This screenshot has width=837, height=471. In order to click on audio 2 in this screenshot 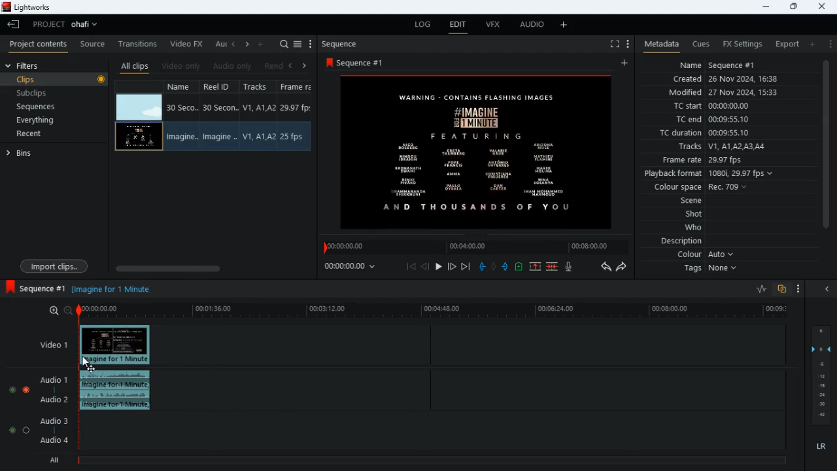, I will do `click(54, 401)`.